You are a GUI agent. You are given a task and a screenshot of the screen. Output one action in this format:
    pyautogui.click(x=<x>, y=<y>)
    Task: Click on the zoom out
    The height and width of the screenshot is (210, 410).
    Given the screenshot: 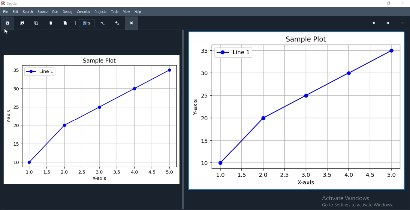 What is the action you would take?
    pyautogui.click(x=104, y=23)
    